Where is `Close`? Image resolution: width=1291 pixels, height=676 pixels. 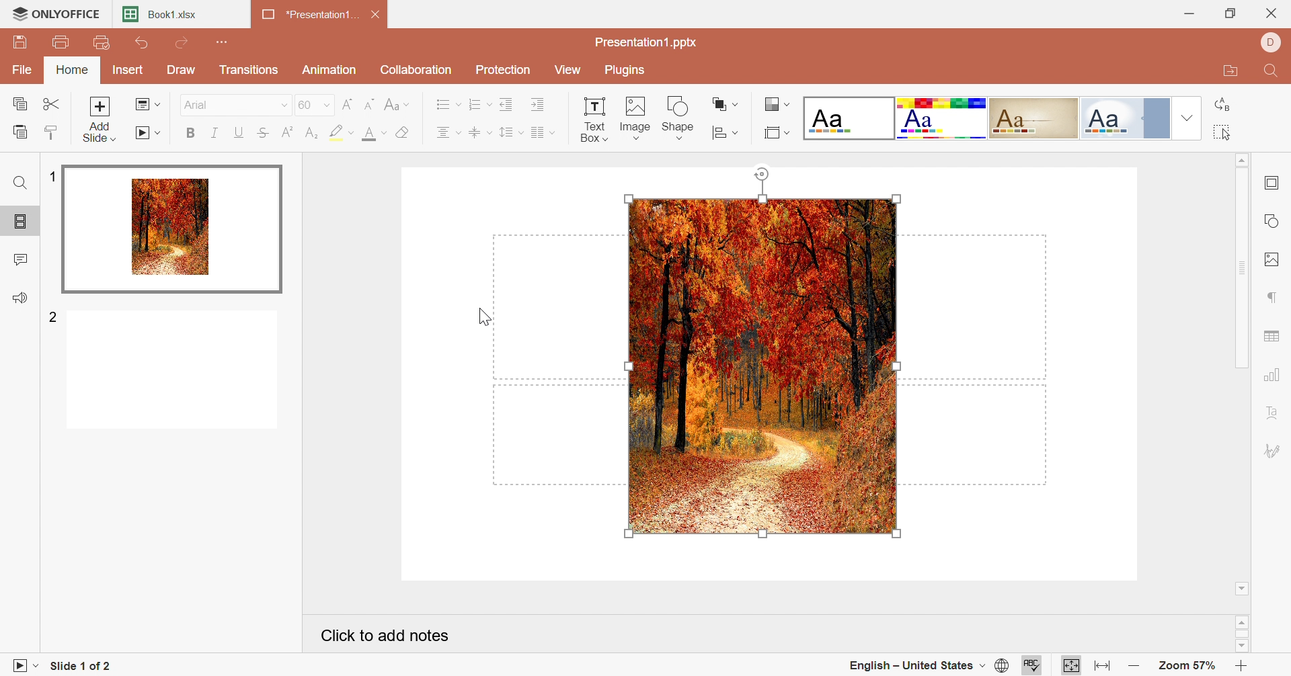
Close is located at coordinates (377, 13).